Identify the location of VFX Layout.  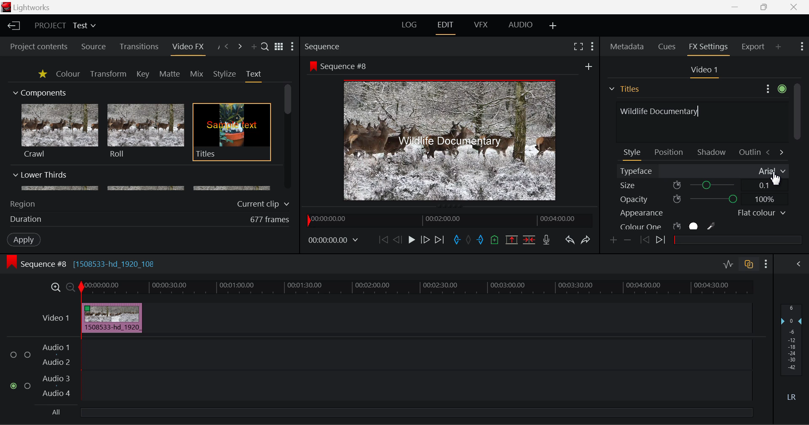
(480, 25).